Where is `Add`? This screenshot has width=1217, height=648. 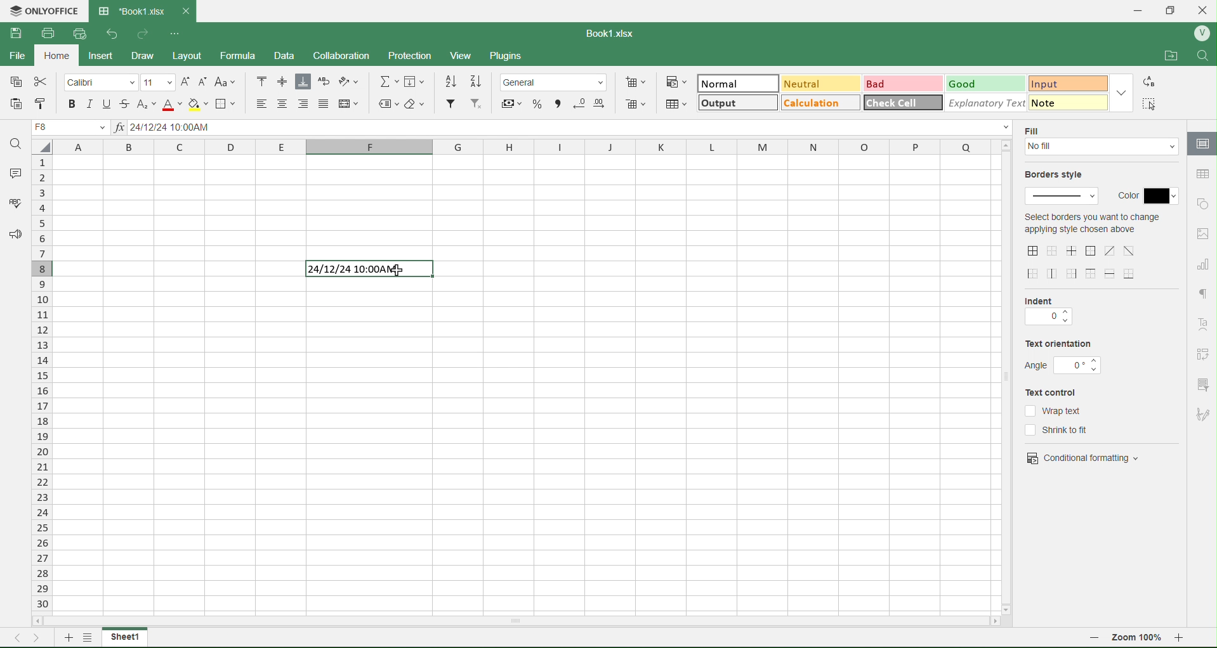
Add is located at coordinates (65, 637).